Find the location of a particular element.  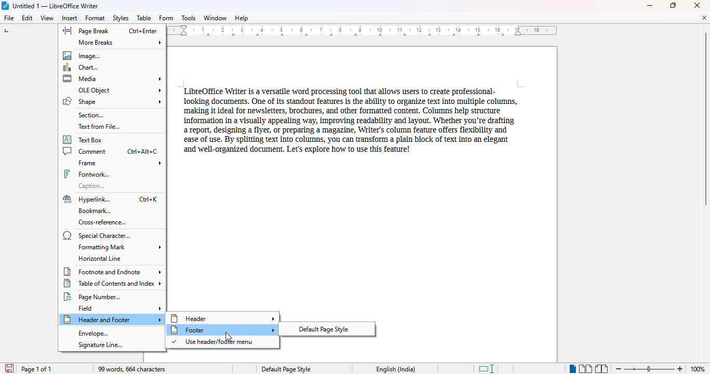

page number is located at coordinates (95, 297).